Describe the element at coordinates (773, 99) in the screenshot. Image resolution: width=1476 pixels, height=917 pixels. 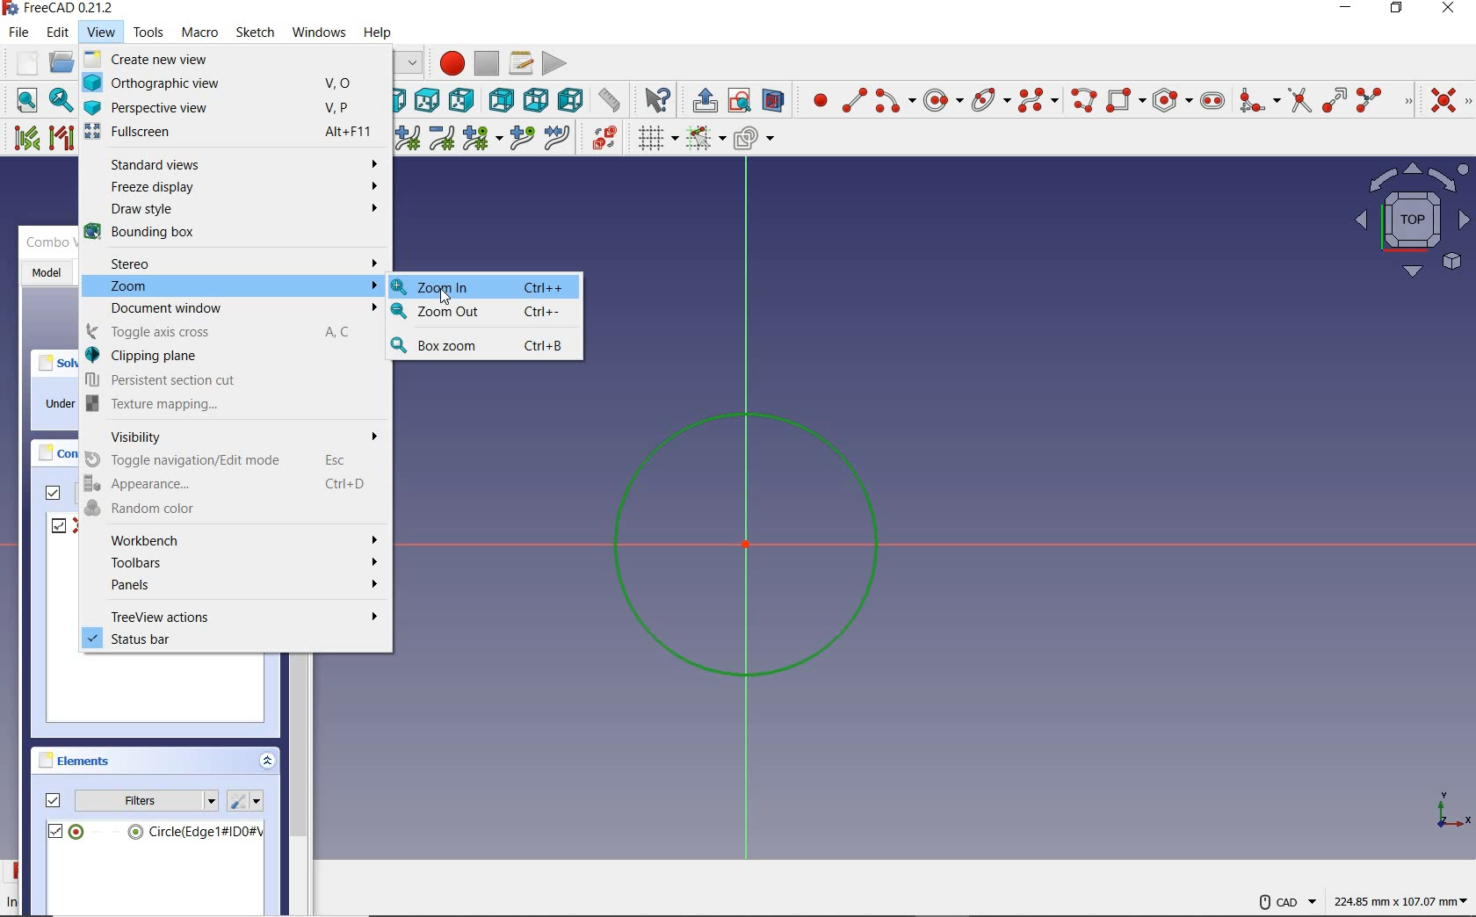
I see `view section` at that location.